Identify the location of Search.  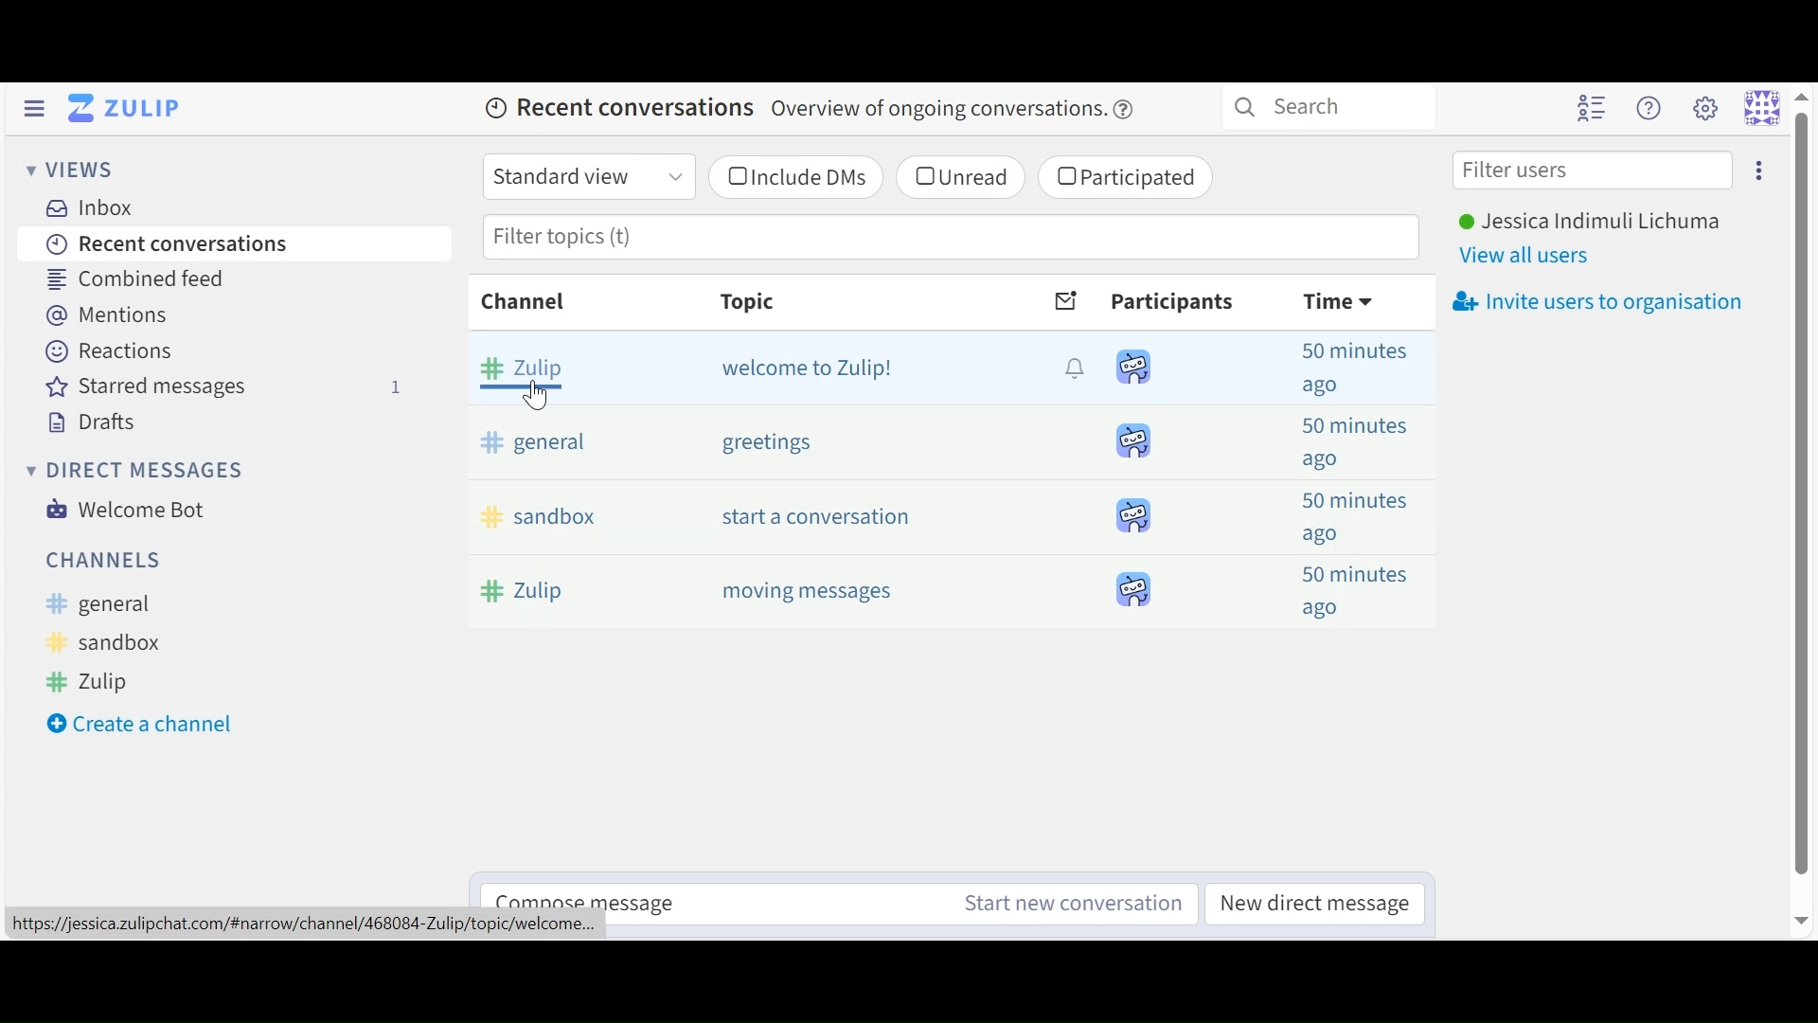
(1323, 107).